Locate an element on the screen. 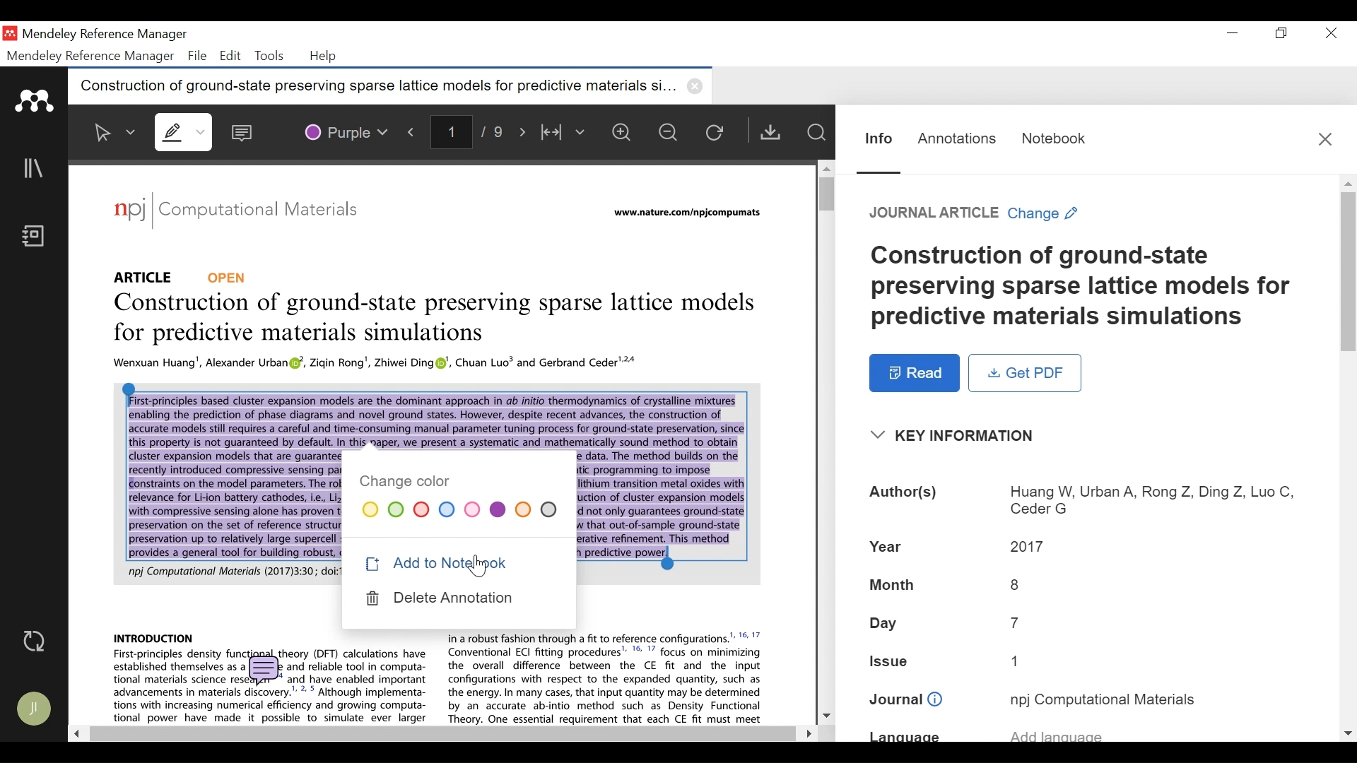 This screenshot has height=763, width=1357. Key Information is located at coordinates (957, 436).